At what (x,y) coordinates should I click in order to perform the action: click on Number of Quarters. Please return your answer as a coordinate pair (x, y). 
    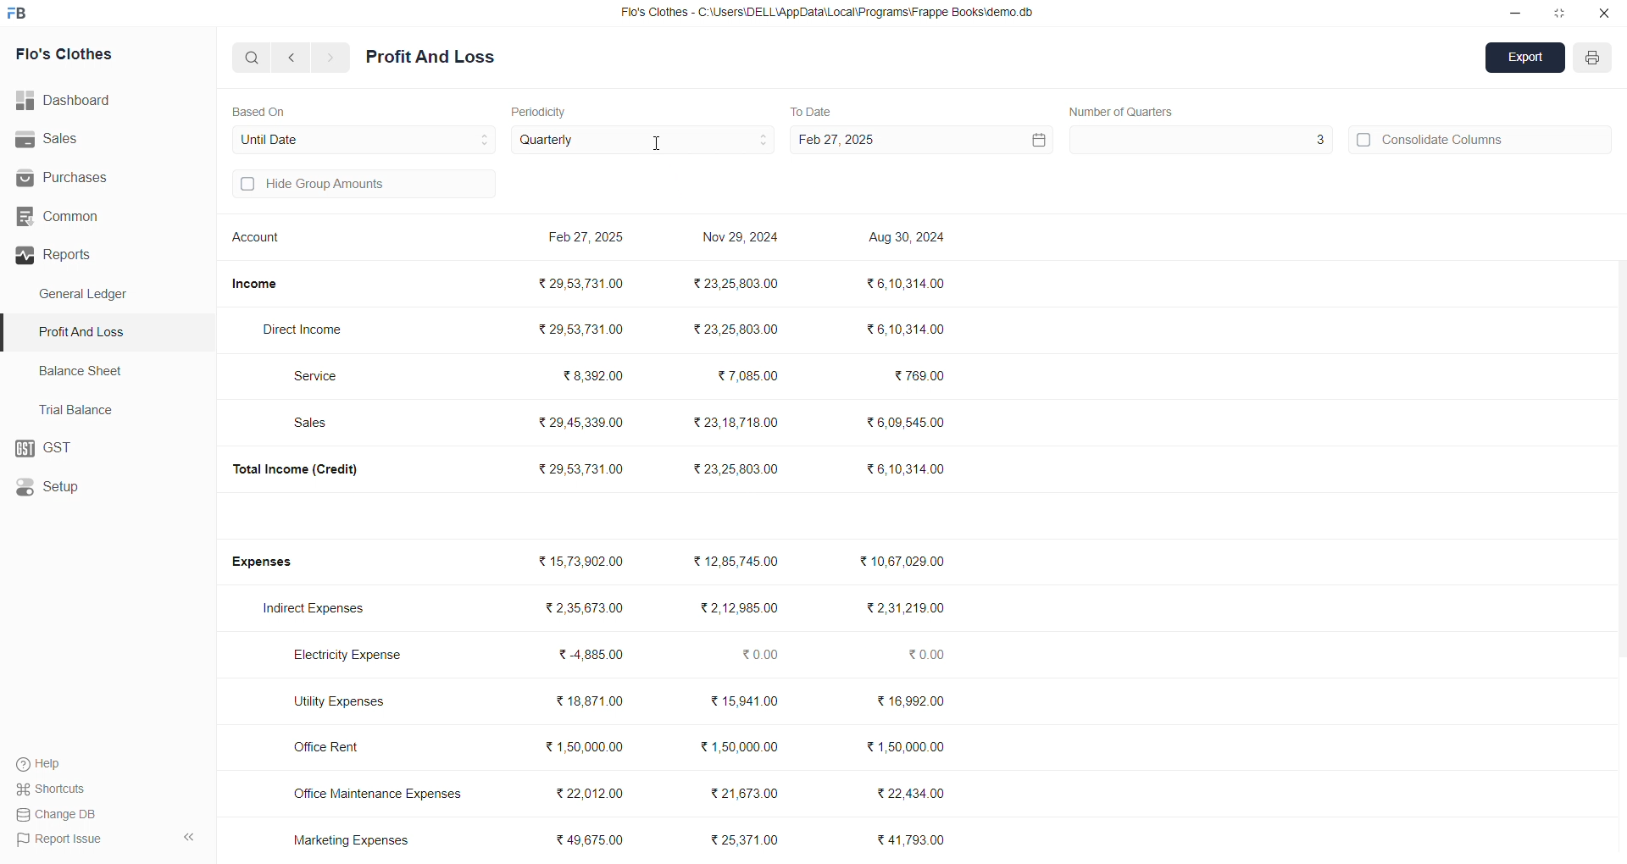
    Looking at the image, I should click on (1123, 111).